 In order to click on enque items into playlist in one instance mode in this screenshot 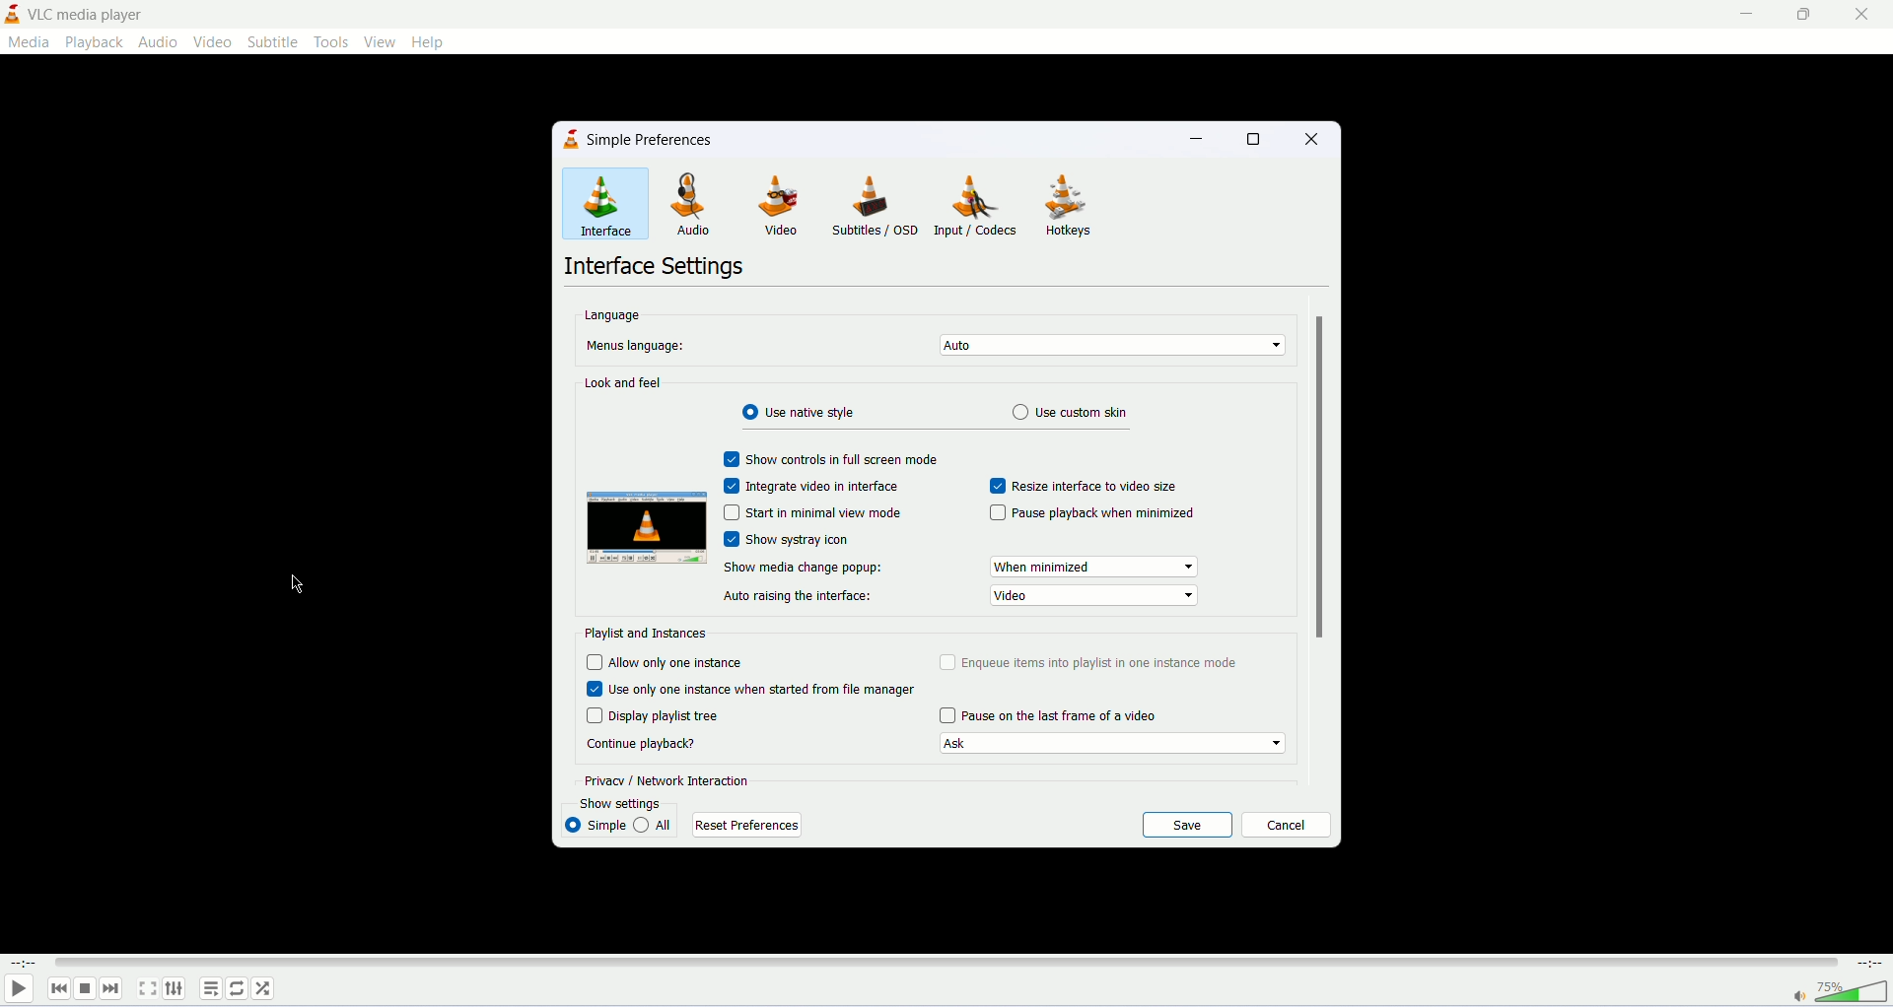, I will do `click(1088, 662)`.